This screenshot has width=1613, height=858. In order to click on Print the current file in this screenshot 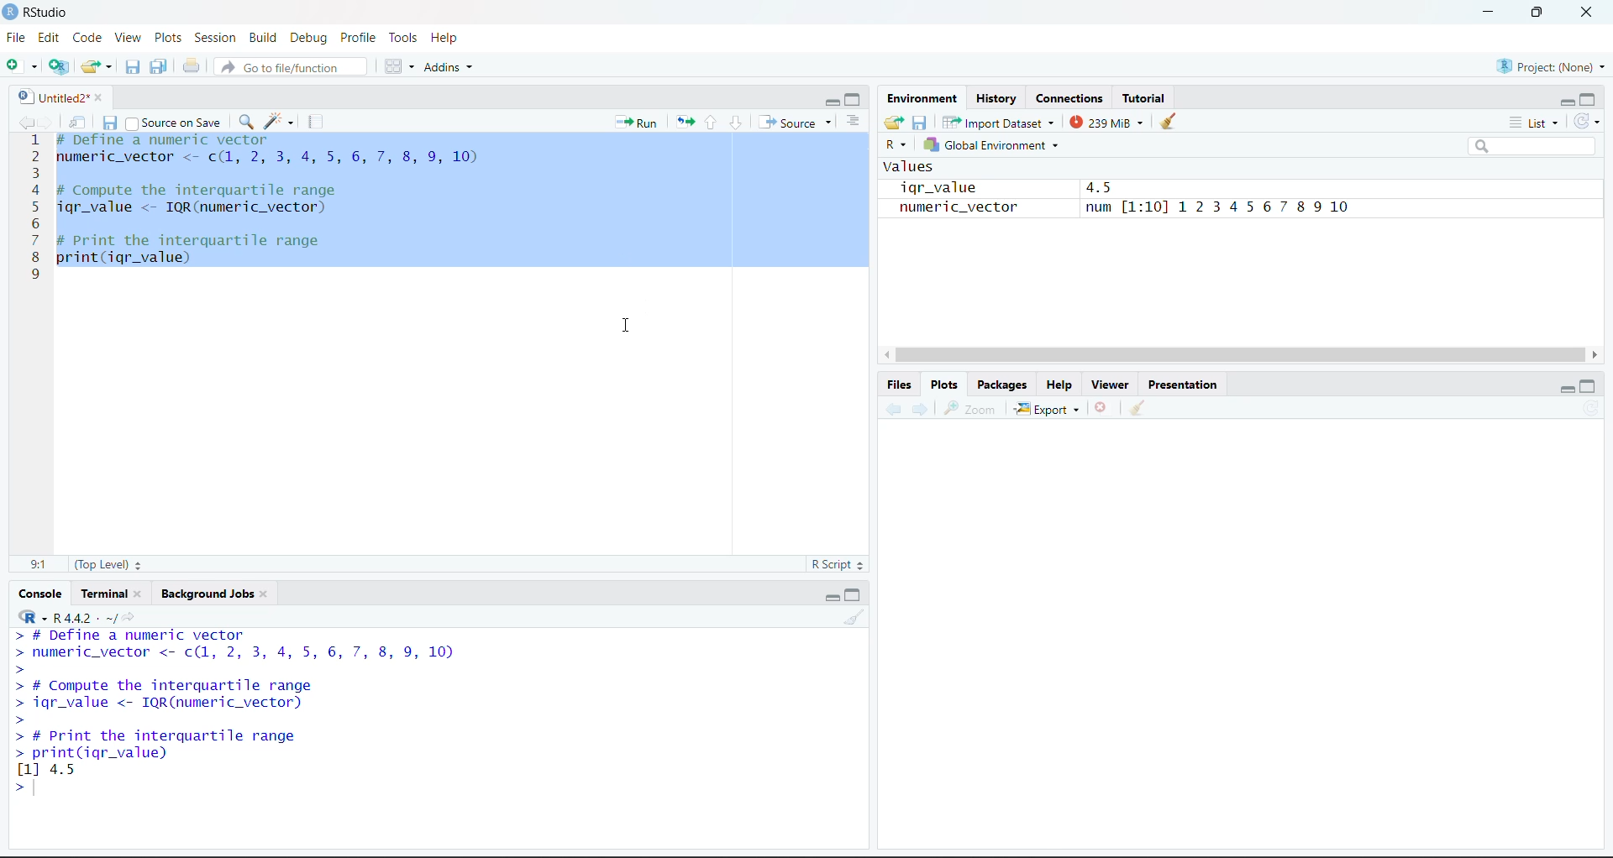, I will do `click(190, 65)`.